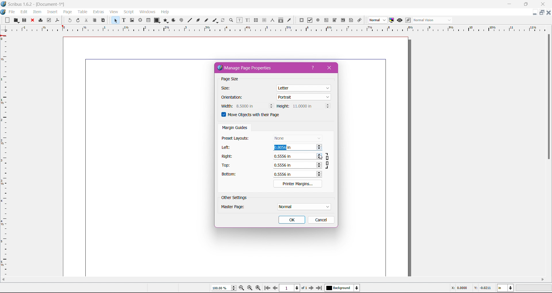 This screenshot has height=293, width=552. What do you see at coordinates (509, 4) in the screenshot?
I see `Minimize` at bounding box center [509, 4].